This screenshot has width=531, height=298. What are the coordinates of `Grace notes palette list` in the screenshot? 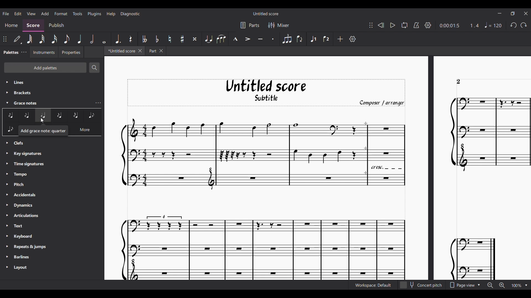 It's located at (98, 103).